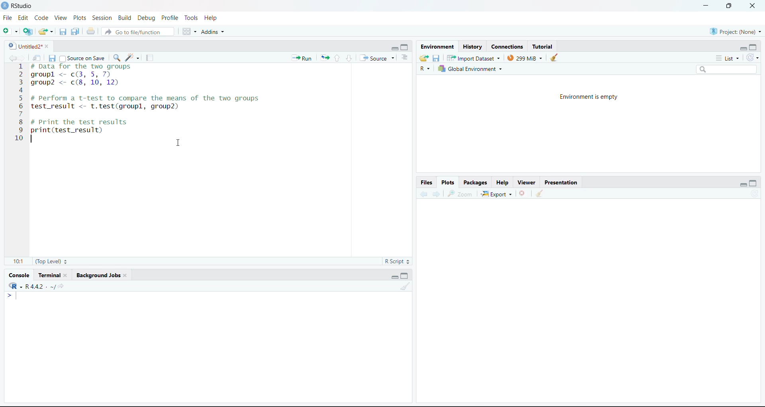  What do you see at coordinates (178, 143) in the screenshot?
I see `cursor` at bounding box center [178, 143].